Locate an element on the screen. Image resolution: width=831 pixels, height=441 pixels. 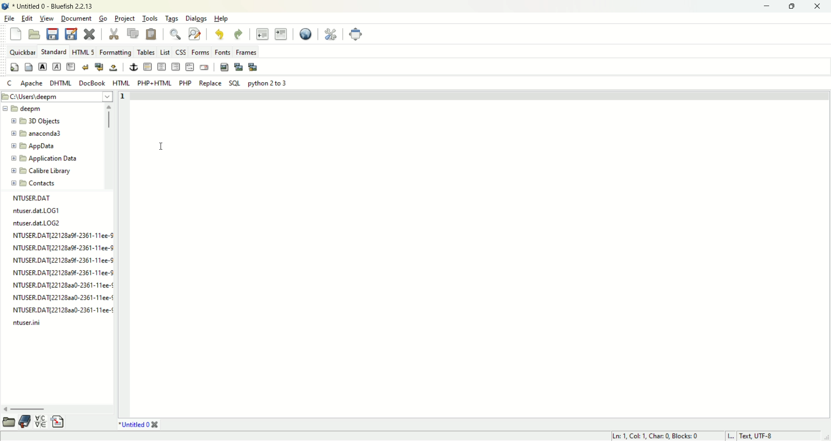
break and clear is located at coordinates (100, 67).